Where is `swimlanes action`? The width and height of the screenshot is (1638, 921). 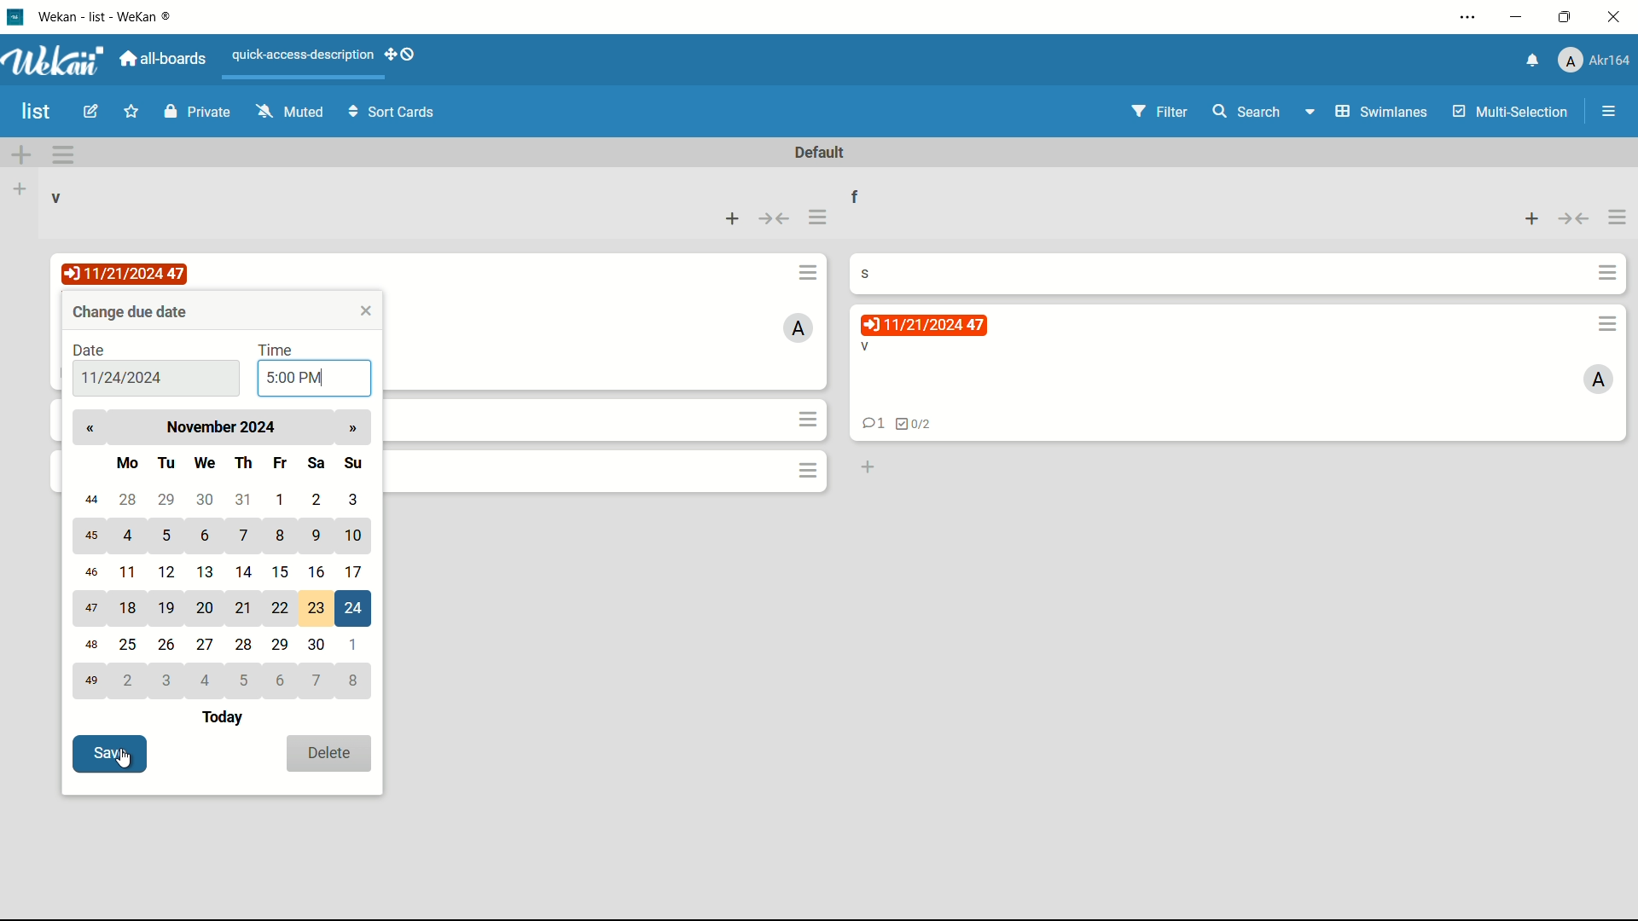 swimlanes action is located at coordinates (63, 154).